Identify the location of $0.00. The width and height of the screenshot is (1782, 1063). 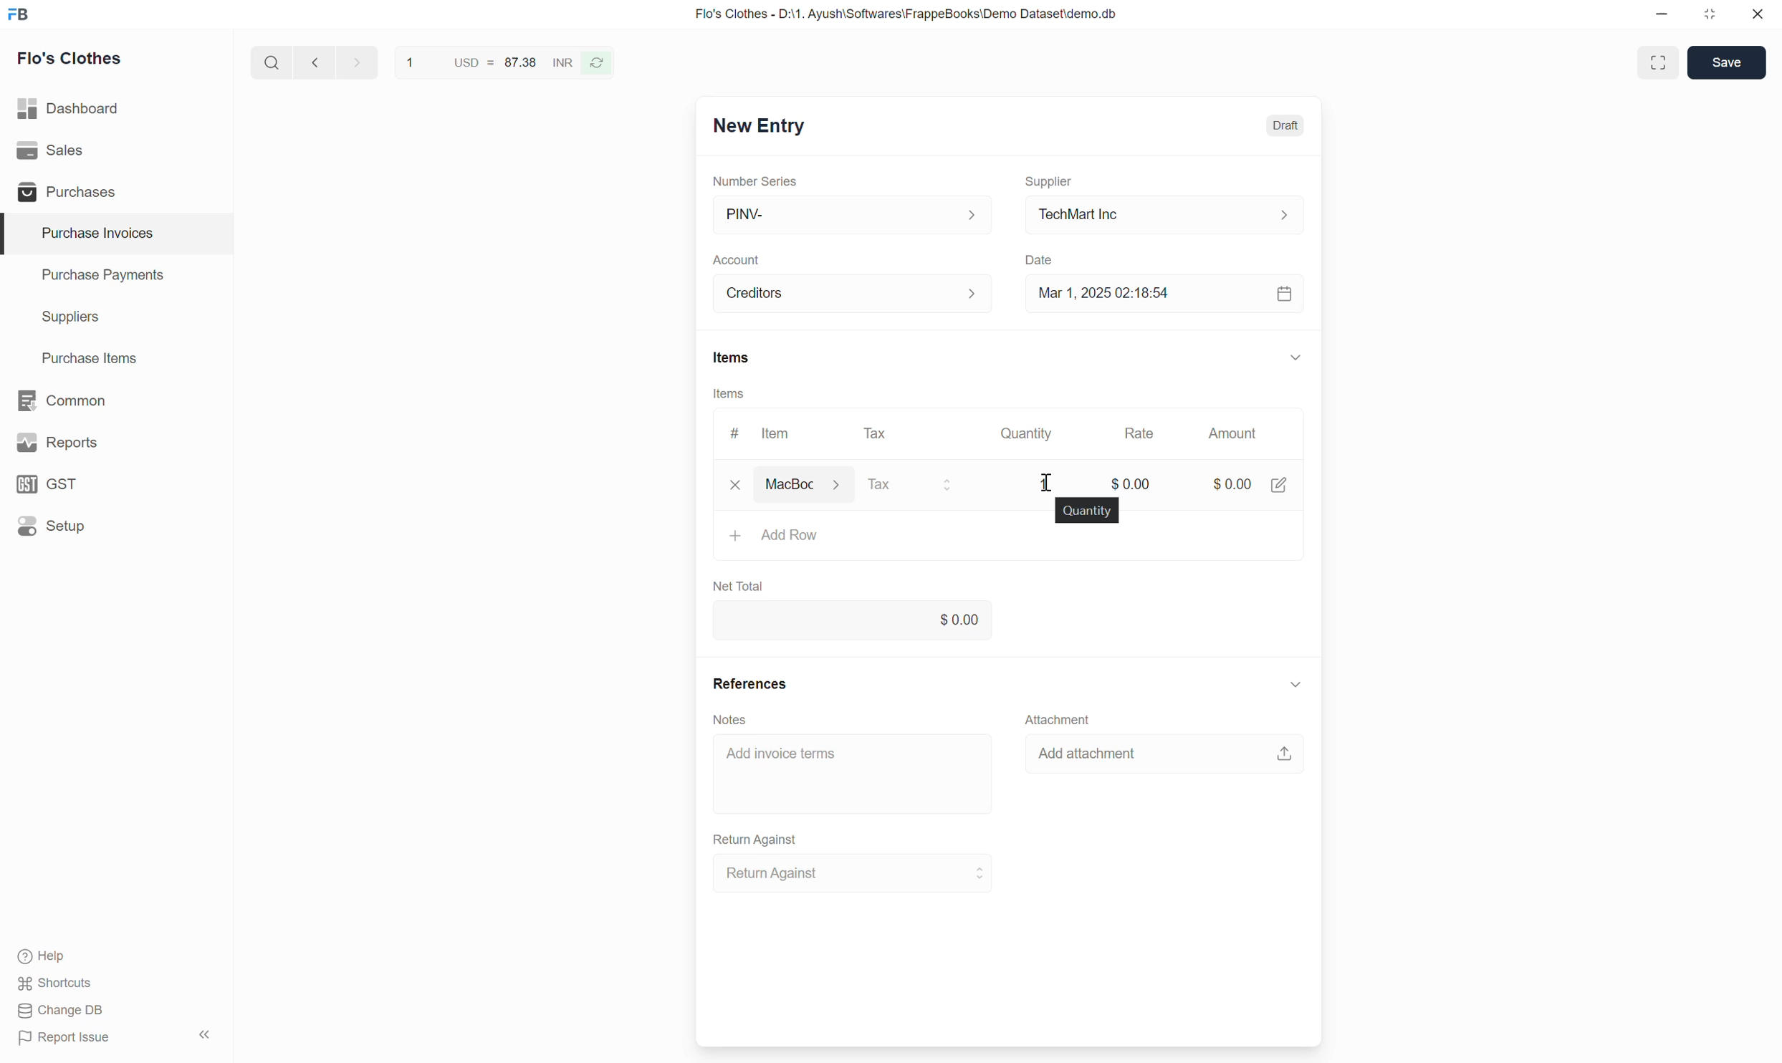
(1250, 480).